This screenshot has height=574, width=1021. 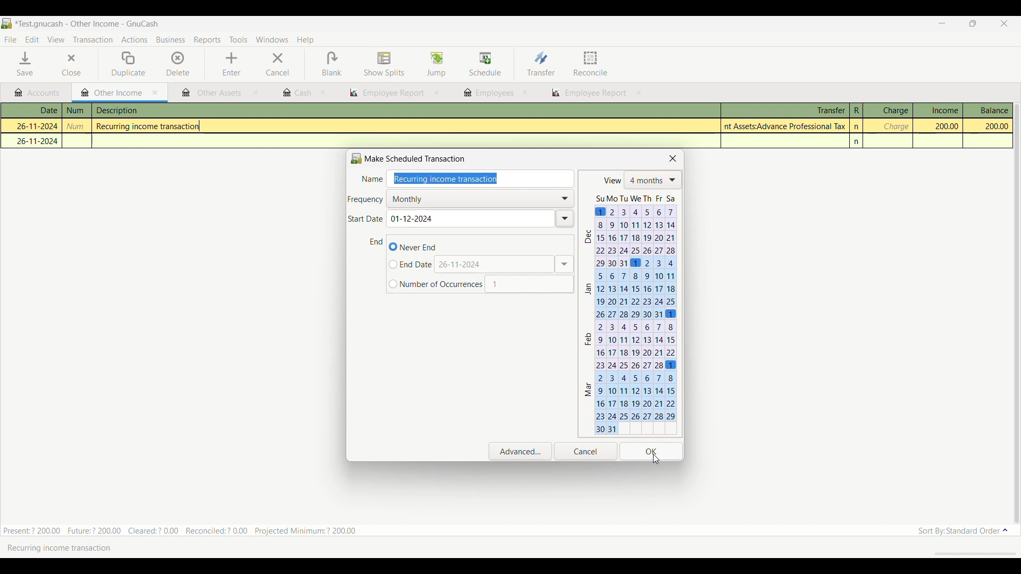 What do you see at coordinates (366, 200) in the screenshot?
I see `Indicates frequency of transaction` at bounding box center [366, 200].